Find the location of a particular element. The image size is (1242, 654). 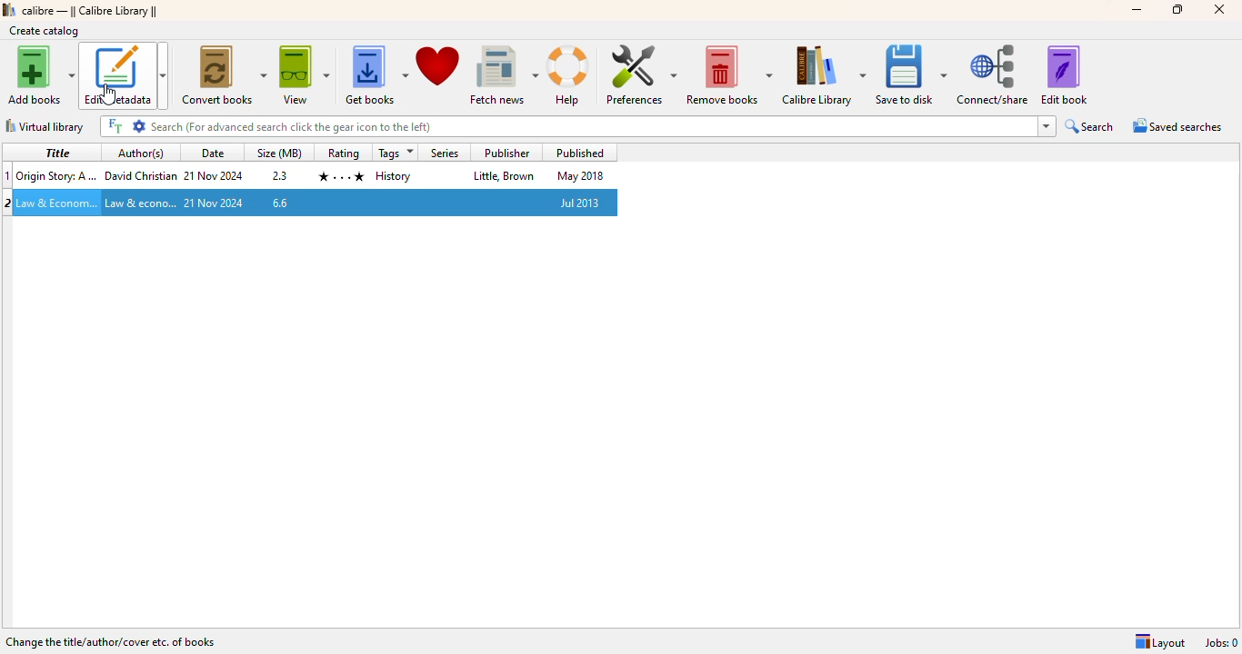

maximize is located at coordinates (1178, 9).